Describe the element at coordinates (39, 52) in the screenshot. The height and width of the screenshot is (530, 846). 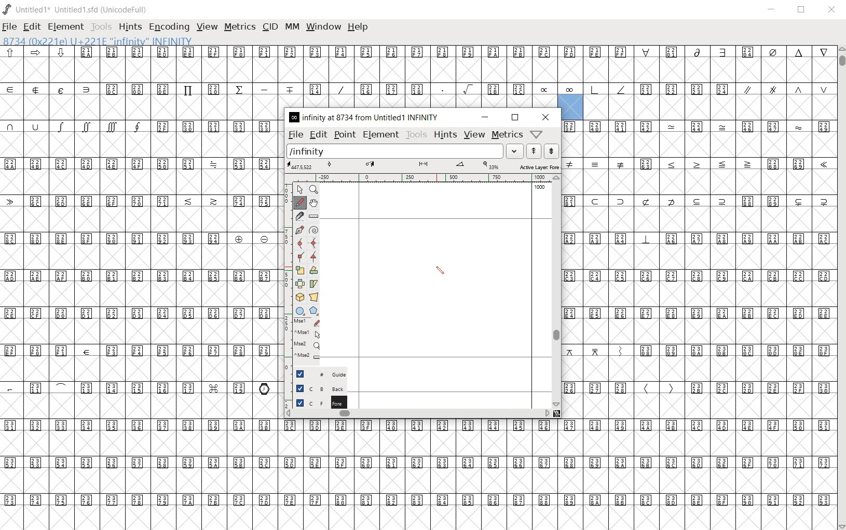
I see `sybols` at that location.